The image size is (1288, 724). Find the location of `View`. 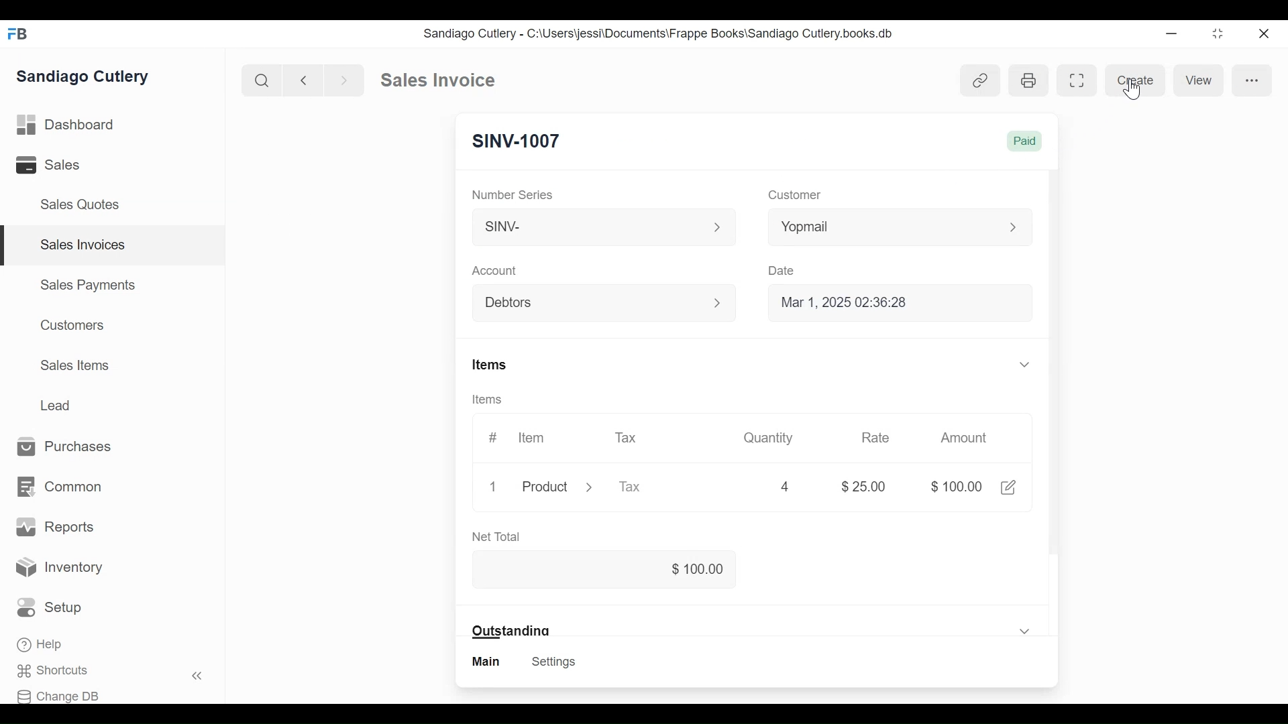

View is located at coordinates (1199, 80).